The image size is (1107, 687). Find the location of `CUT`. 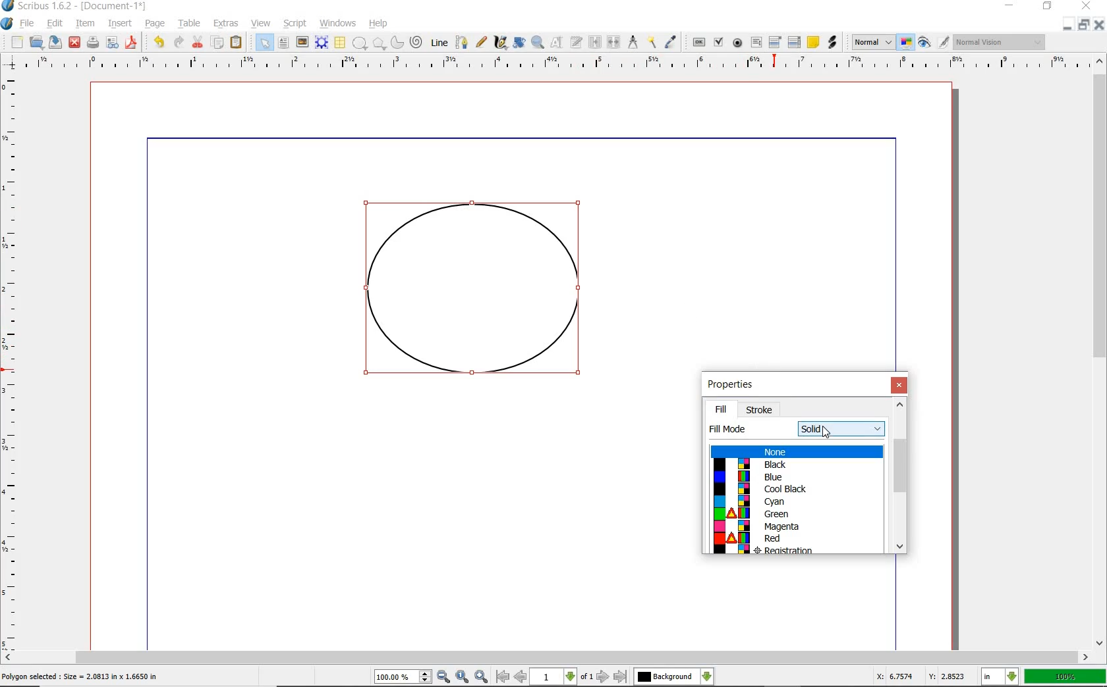

CUT is located at coordinates (198, 41).